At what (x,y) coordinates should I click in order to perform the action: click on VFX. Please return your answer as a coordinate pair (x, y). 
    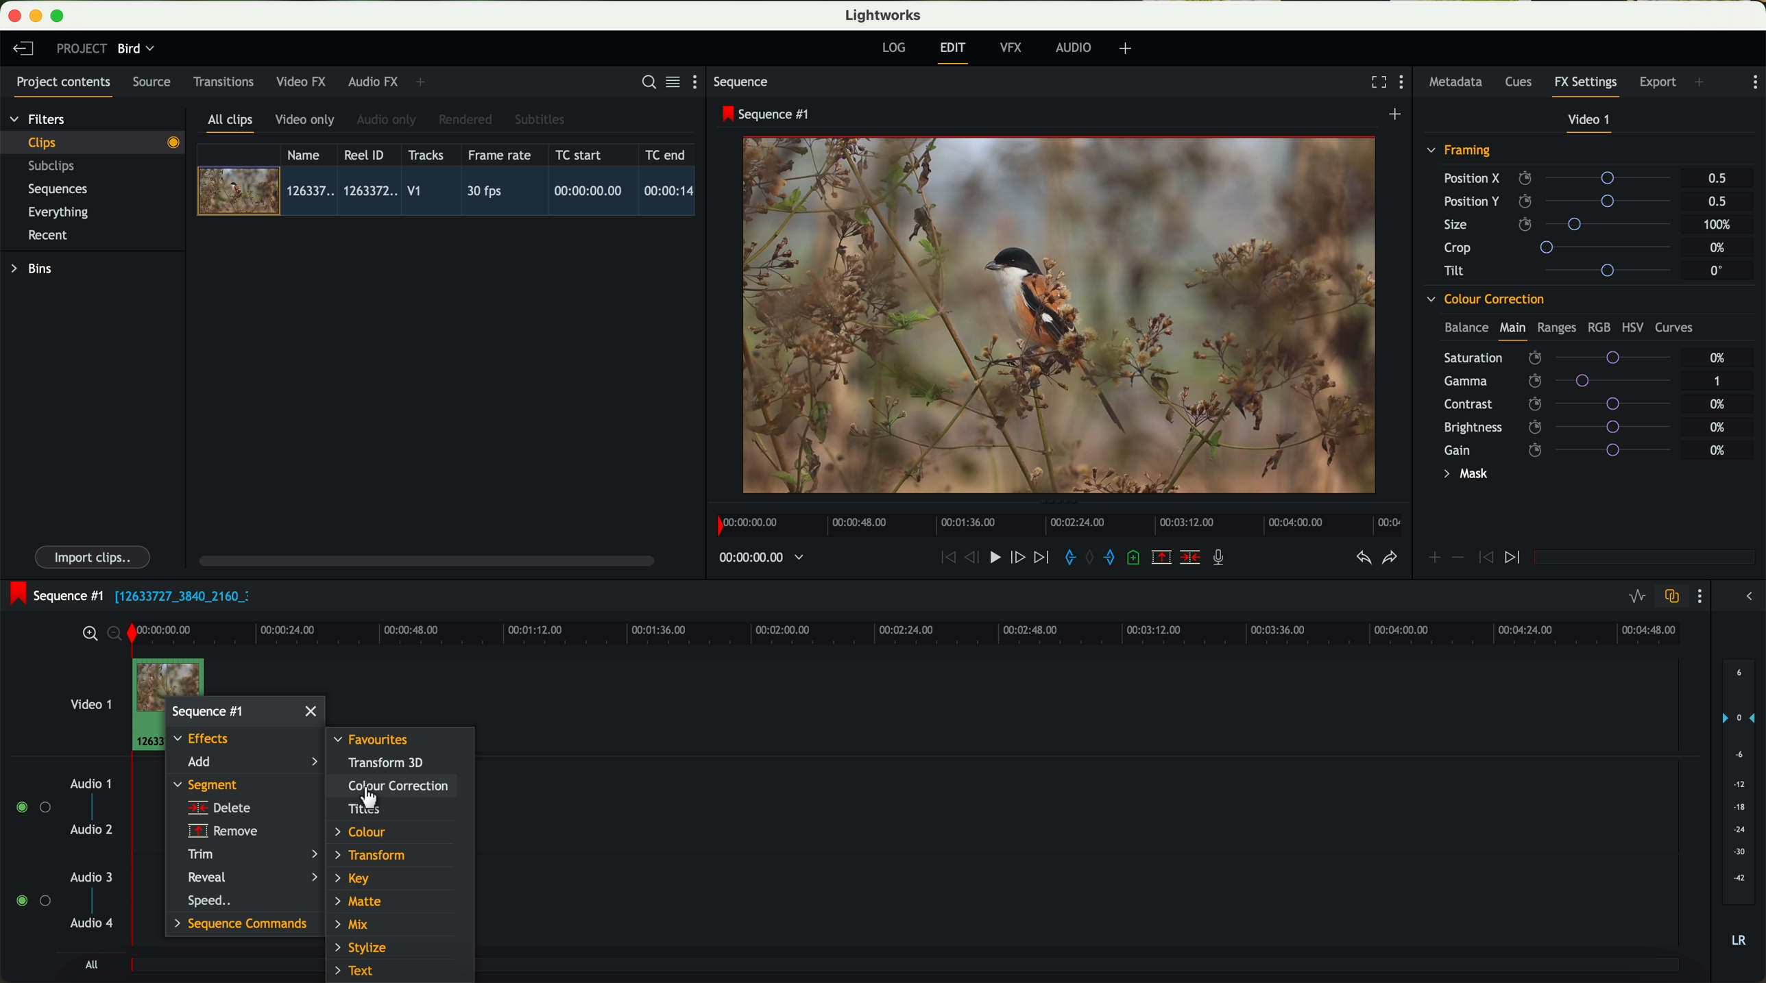
    Looking at the image, I should click on (1014, 48).